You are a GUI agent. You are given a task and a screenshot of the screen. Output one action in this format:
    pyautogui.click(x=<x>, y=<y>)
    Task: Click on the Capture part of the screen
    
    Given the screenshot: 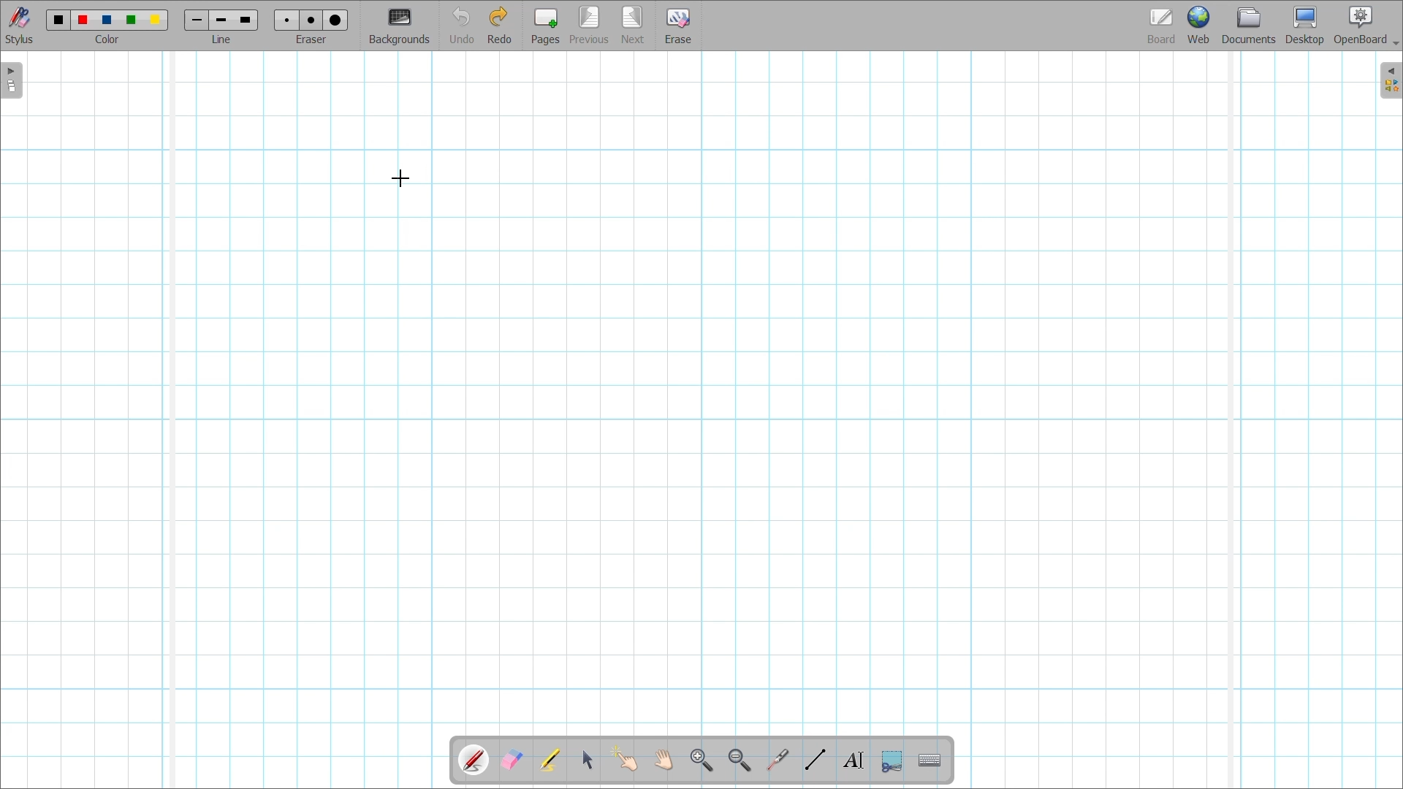 What is the action you would take?
    pyautogui.click(x=892, y=761)
    